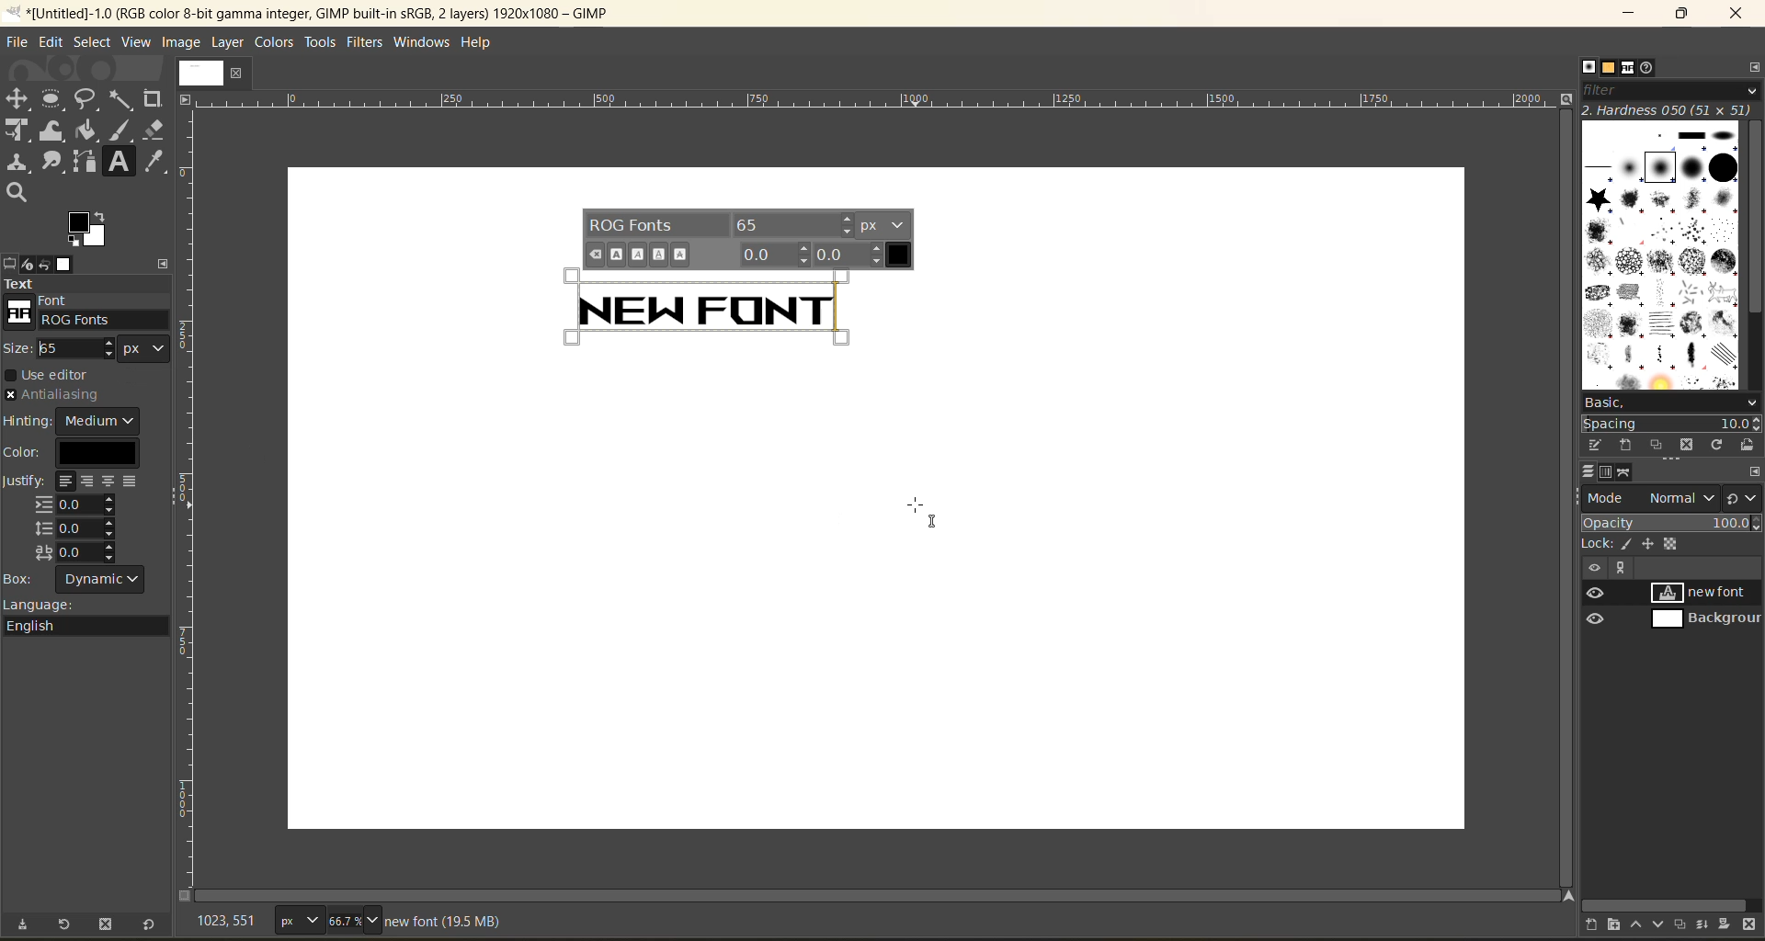 The image size is (1765, 941). Describe the element at coordinates (711, 307) in the screenshot. I see `text with new font and size` at that location.